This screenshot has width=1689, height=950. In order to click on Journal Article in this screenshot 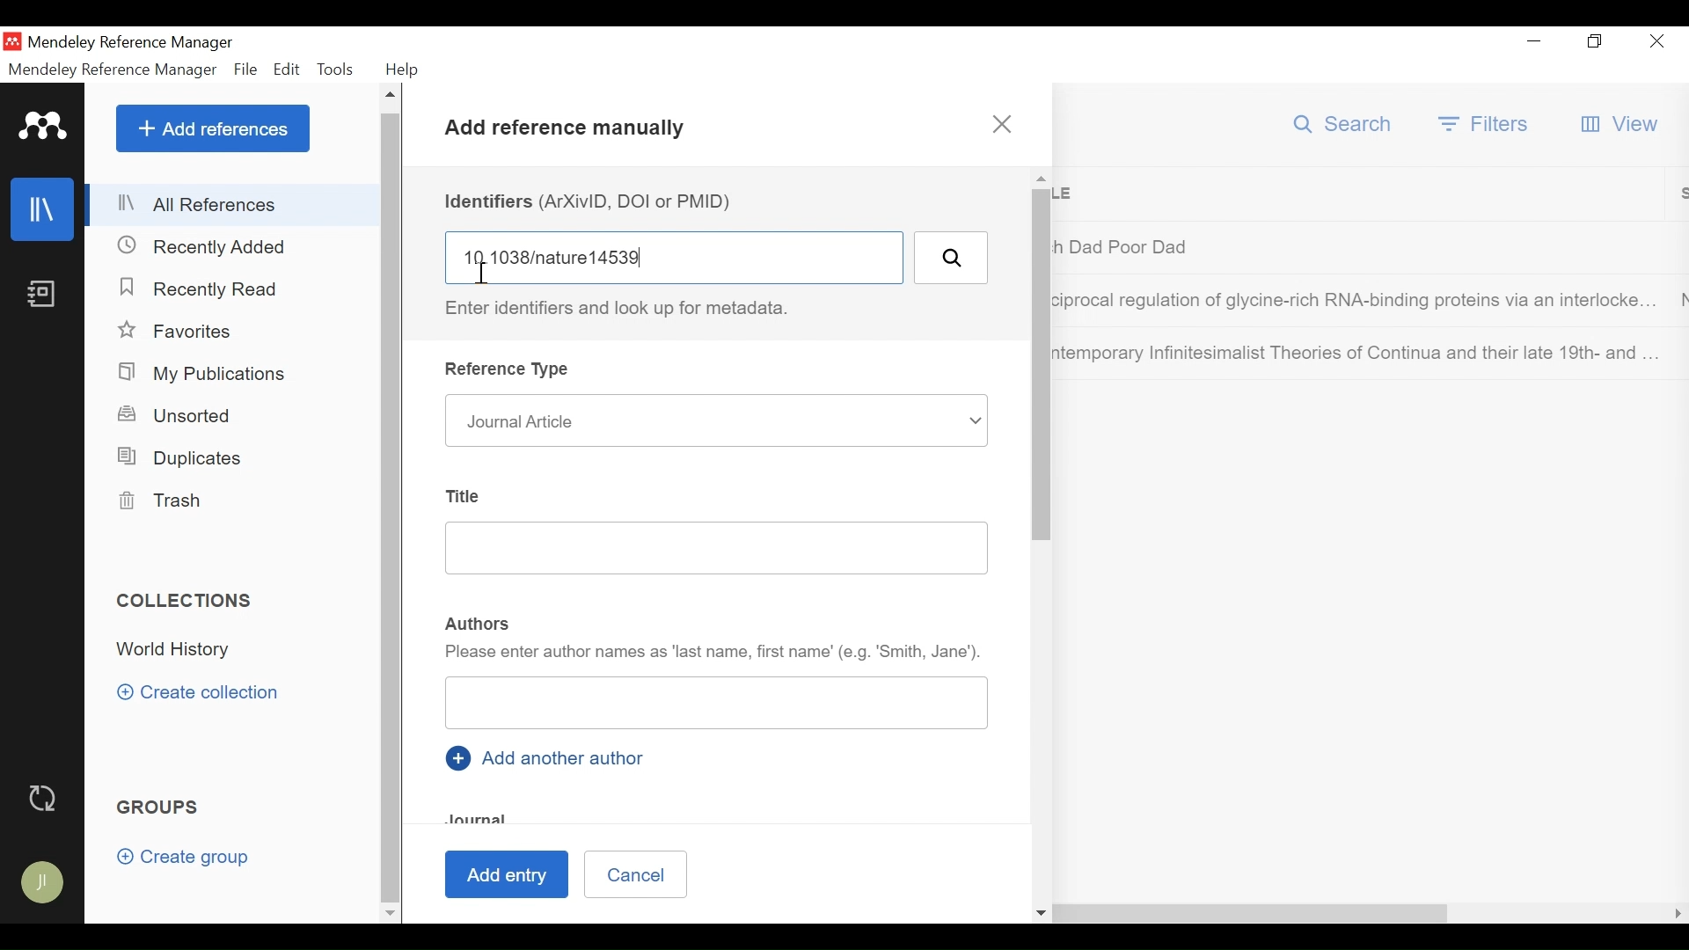, I will do `click(713, 420)`.